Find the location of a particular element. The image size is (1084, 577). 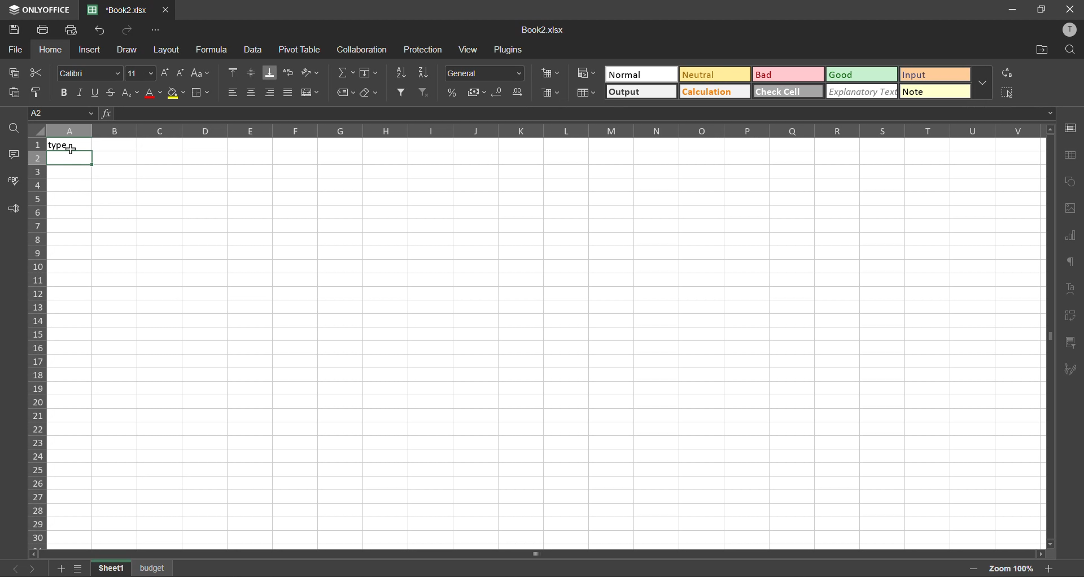

plugins is located at coordinates (513, 50).